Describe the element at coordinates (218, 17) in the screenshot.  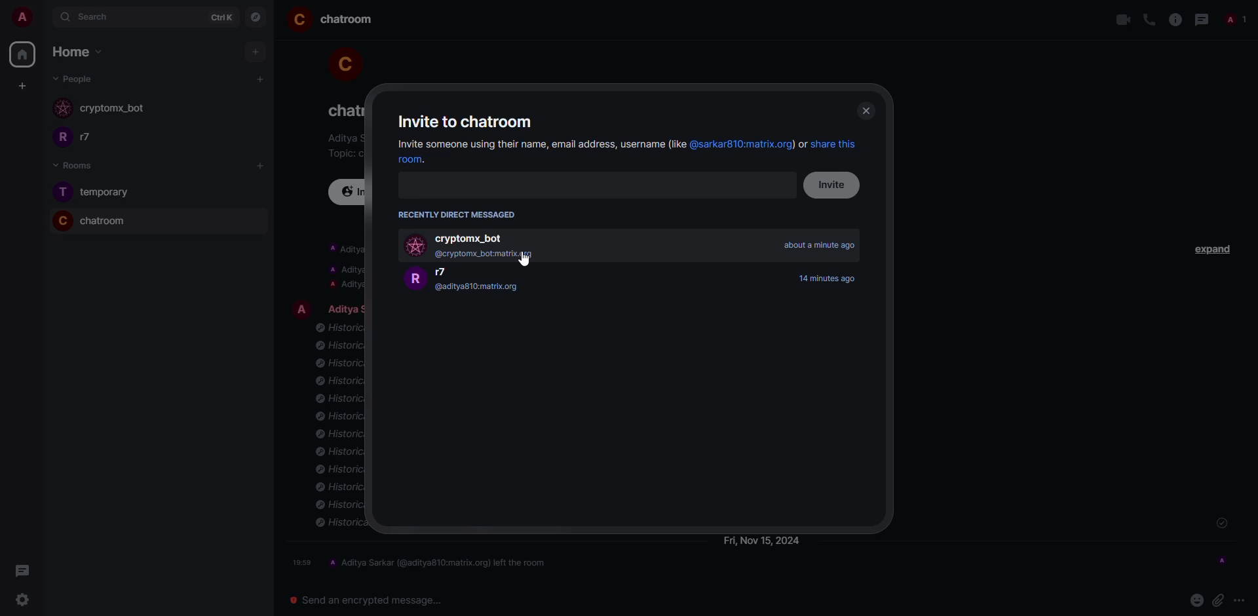
I see `ctrlK` at that location.